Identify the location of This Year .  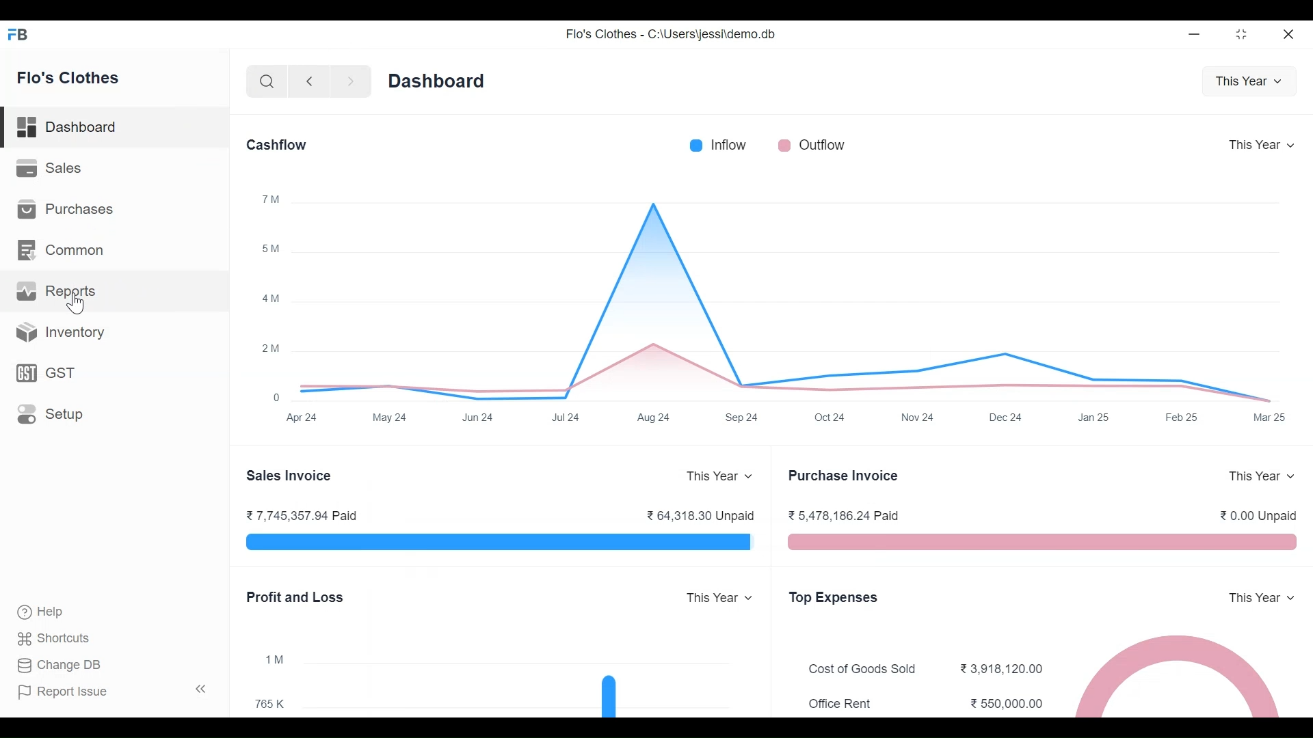
(1263, 146).